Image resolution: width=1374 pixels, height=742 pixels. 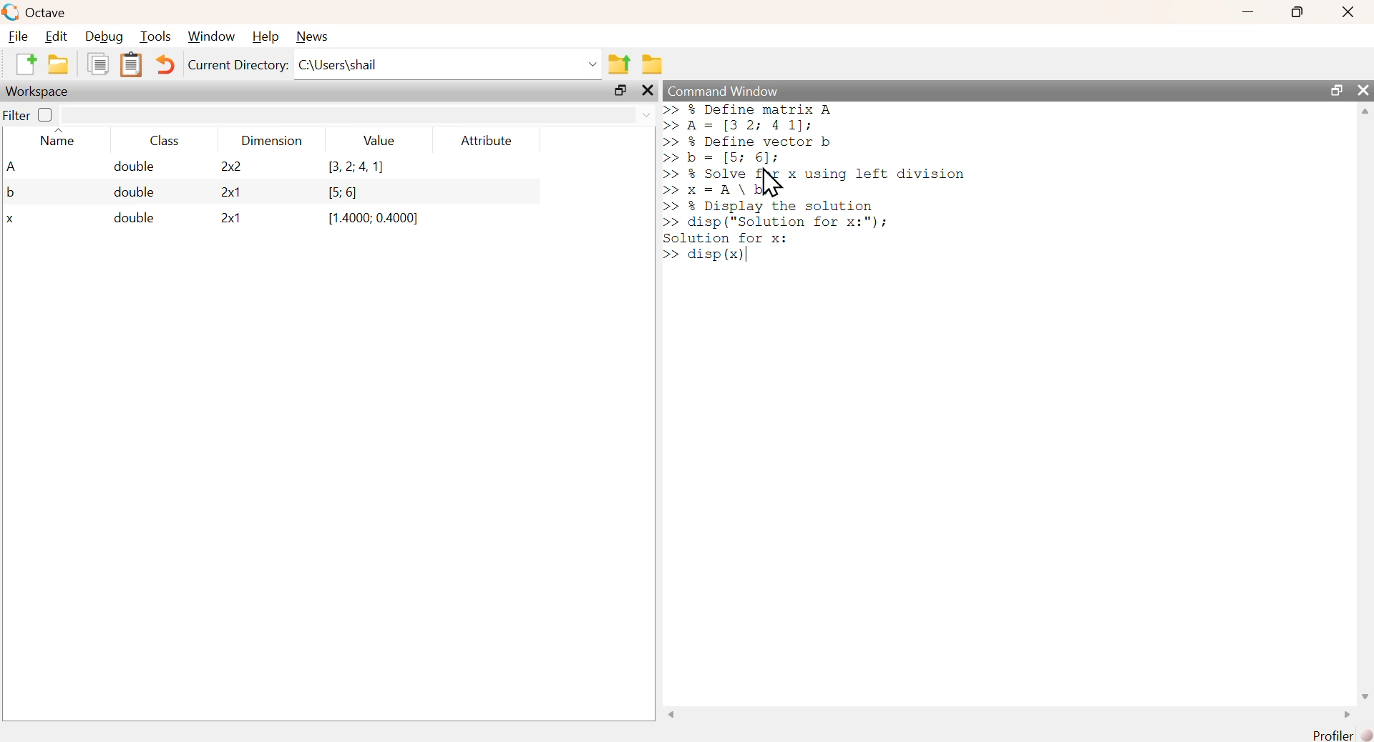 I want to click on new script, so click(x=27, y=66).